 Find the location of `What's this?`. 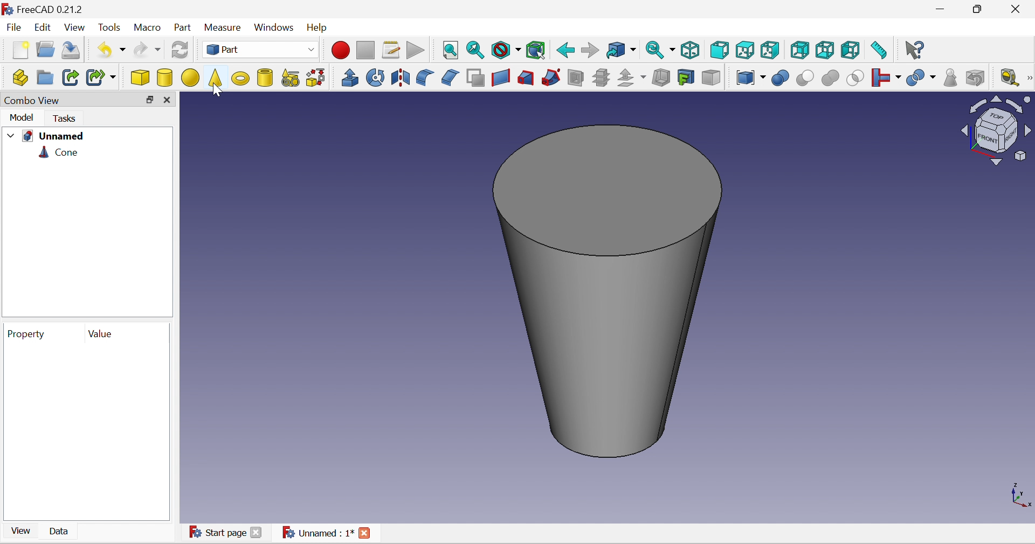

What's this? is located at coordinates (917, 50).